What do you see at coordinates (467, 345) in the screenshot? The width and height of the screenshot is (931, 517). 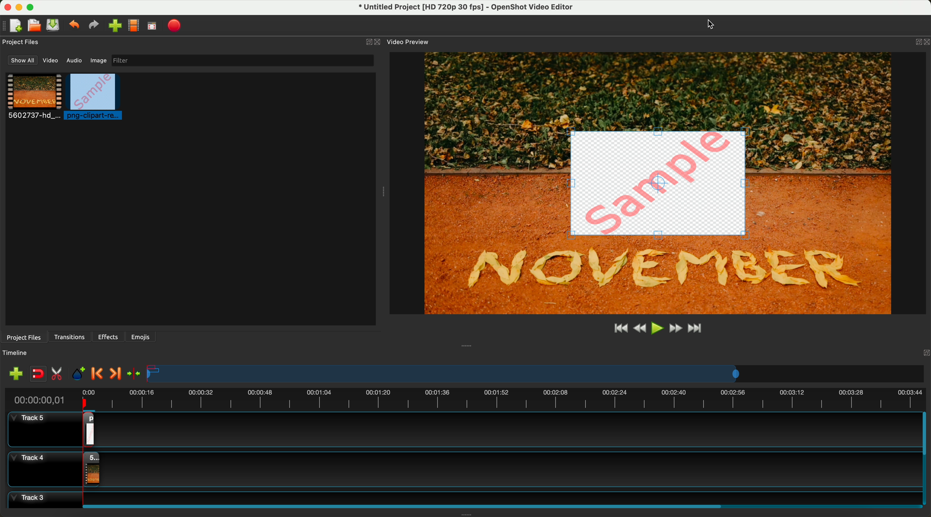 I see `Window Expanding` at bounding box center [467, 345].